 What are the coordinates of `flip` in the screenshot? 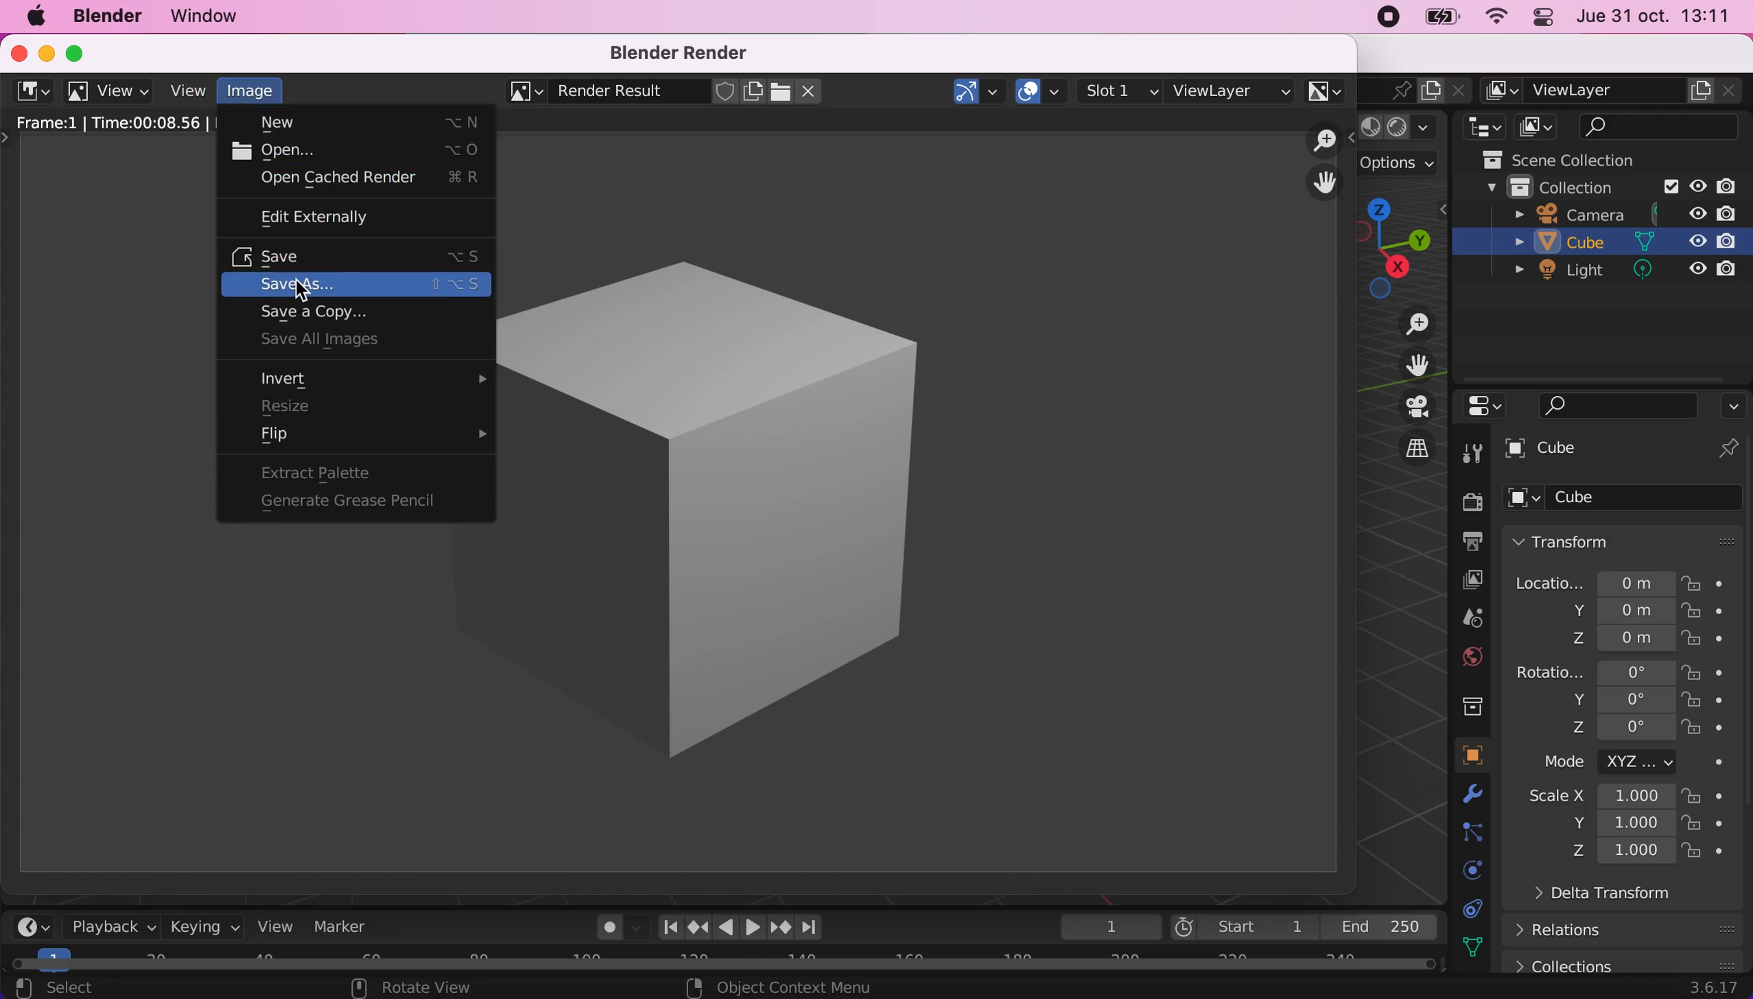 It's located at (367, 439).